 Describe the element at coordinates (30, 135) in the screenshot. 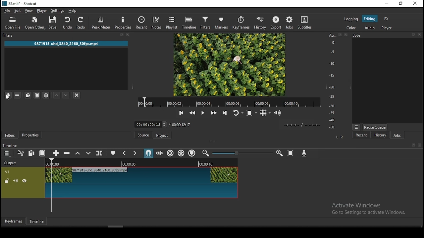

I see `properties` at that location.